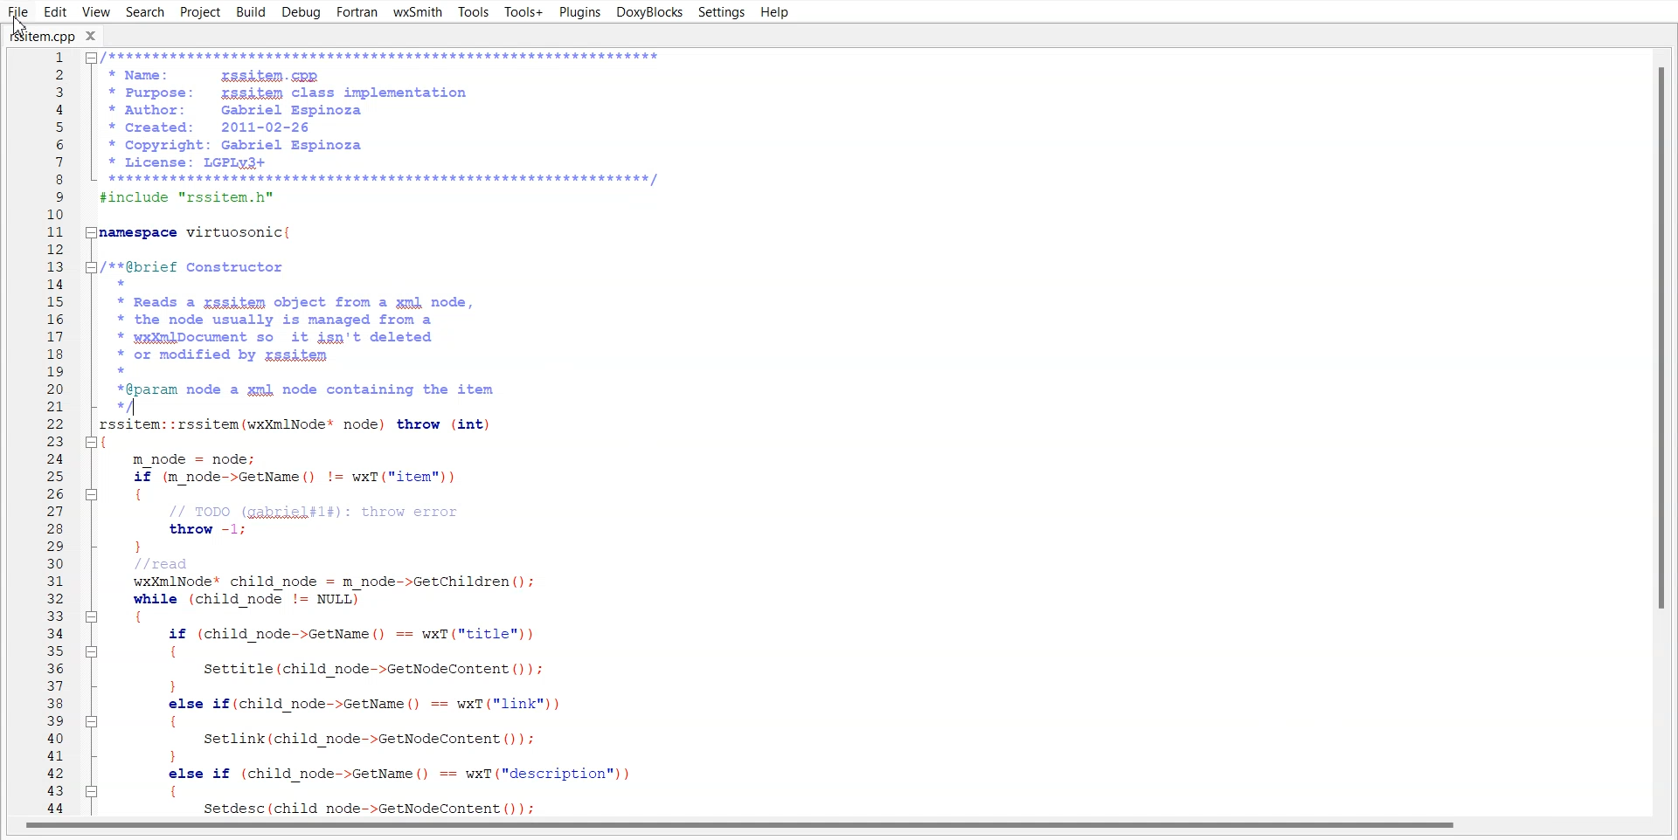 The height and width of the screenshot is (840, 1678). What do you see at coordinates (93, 442) in the screenshot?
I see `Collapse` at bounding box center [93, 442].